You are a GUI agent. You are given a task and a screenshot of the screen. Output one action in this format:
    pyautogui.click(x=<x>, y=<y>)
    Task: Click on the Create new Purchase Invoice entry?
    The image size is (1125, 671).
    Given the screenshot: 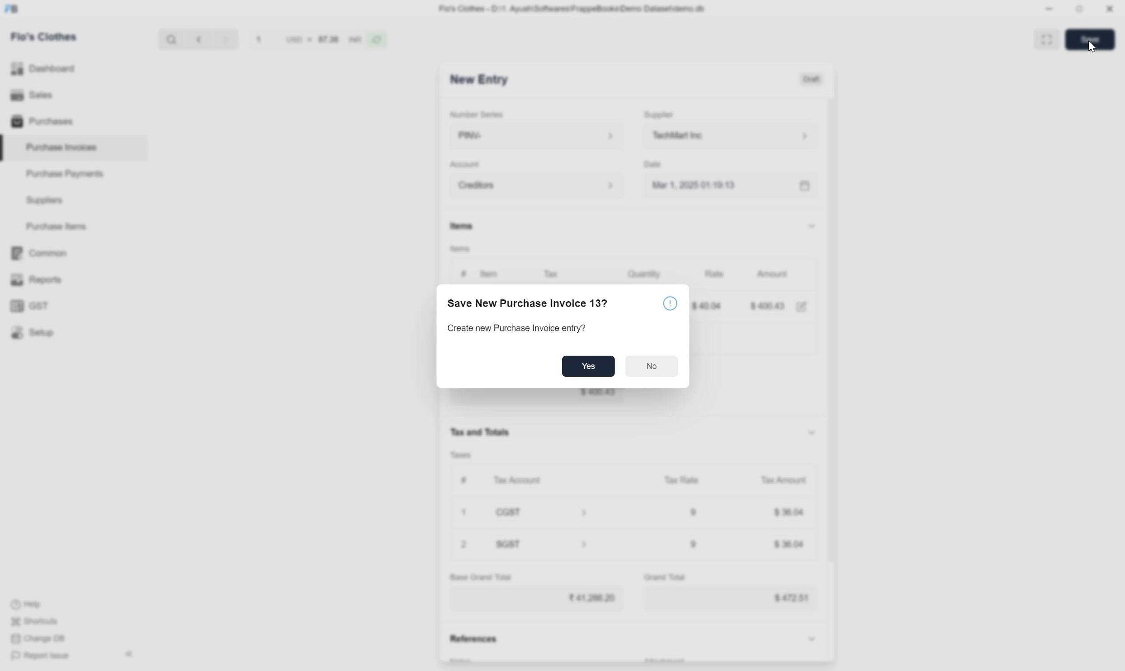 What is the action you would take?
    pyautogui.click(x=518, y=327)
    